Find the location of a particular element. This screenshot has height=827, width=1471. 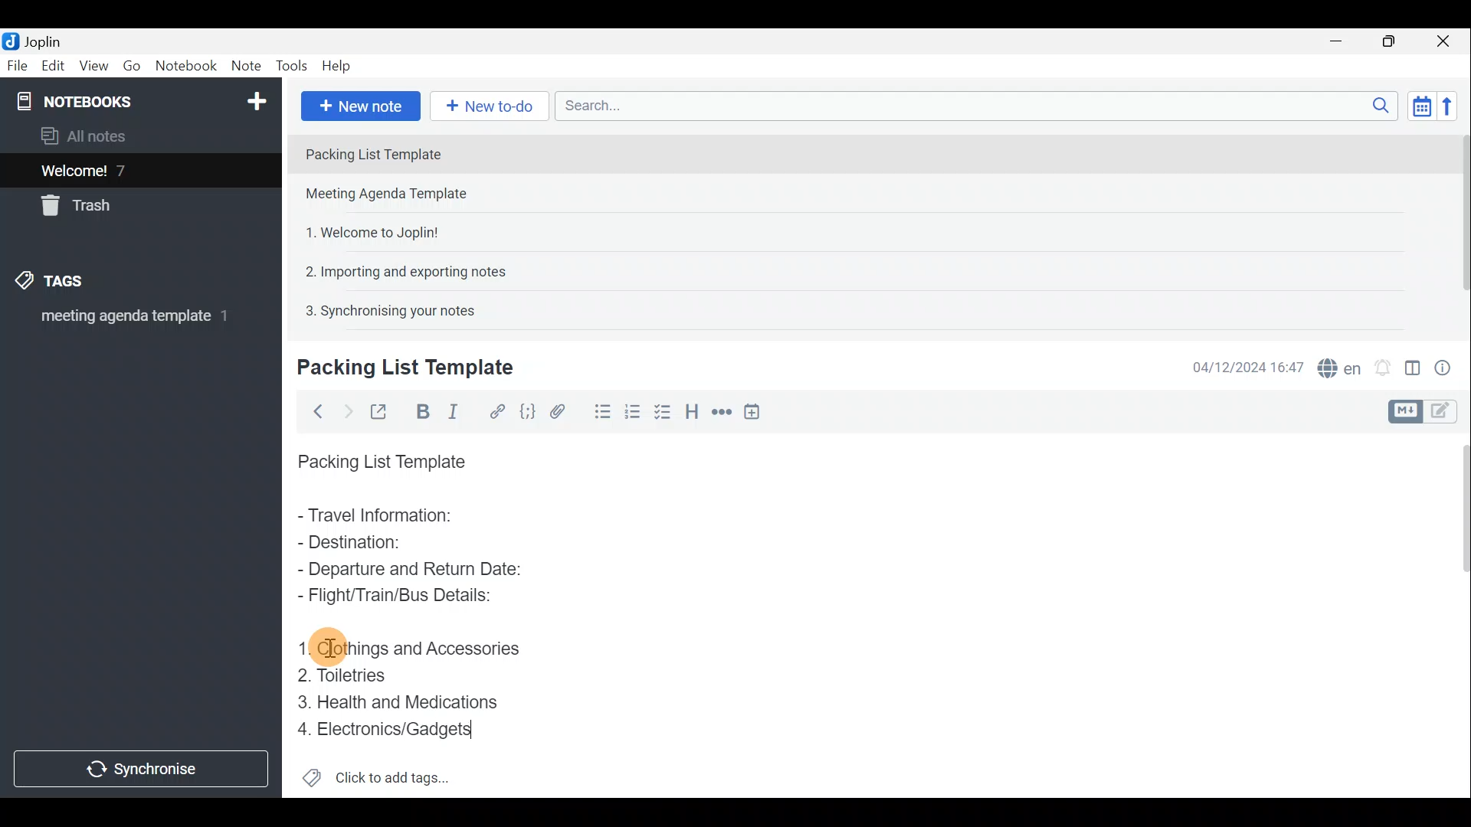

New note is located at coordinates (359, 104).